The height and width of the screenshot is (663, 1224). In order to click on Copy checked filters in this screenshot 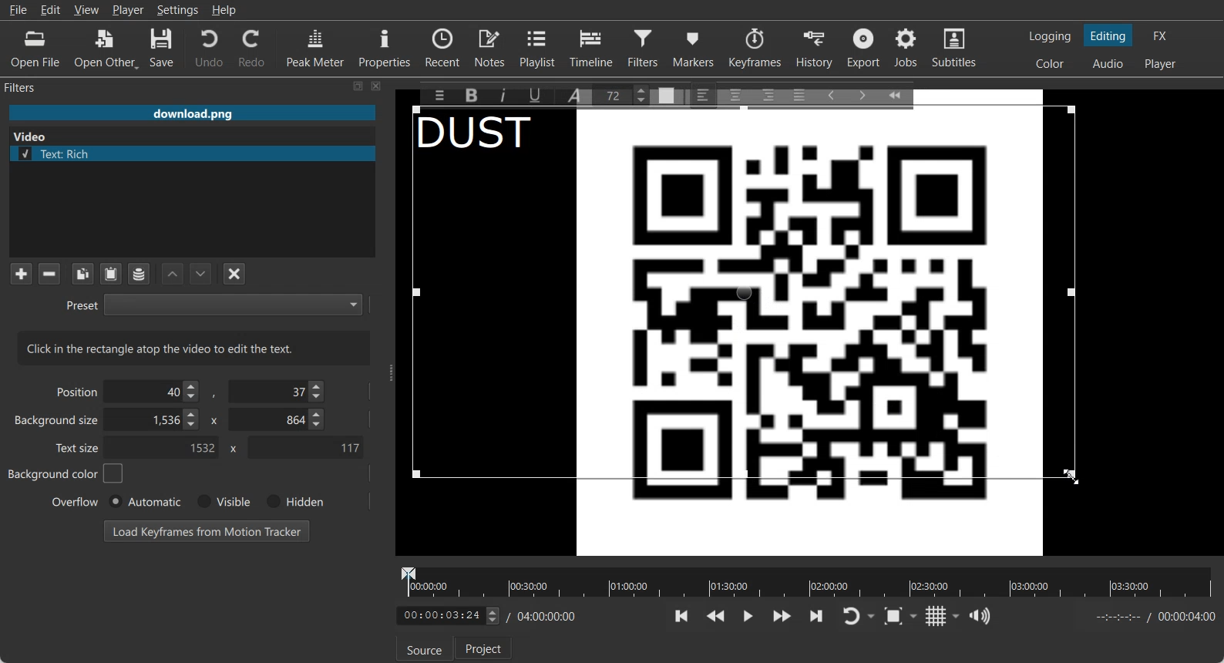, I will do `click(82, 274)`.